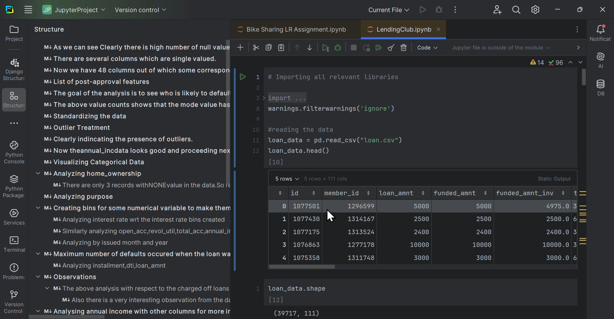 The image size is (614, 319). I want to click on Projects, so click(340, 29).